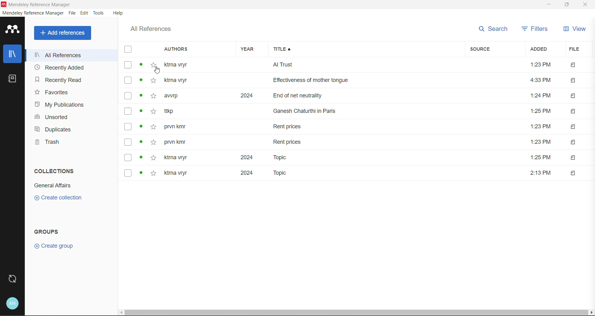 Image resolution: width=595 pixels, height=316 pixels. I want to click on prvn kmr Rent prices 1:23 PM, so click(359, 126).